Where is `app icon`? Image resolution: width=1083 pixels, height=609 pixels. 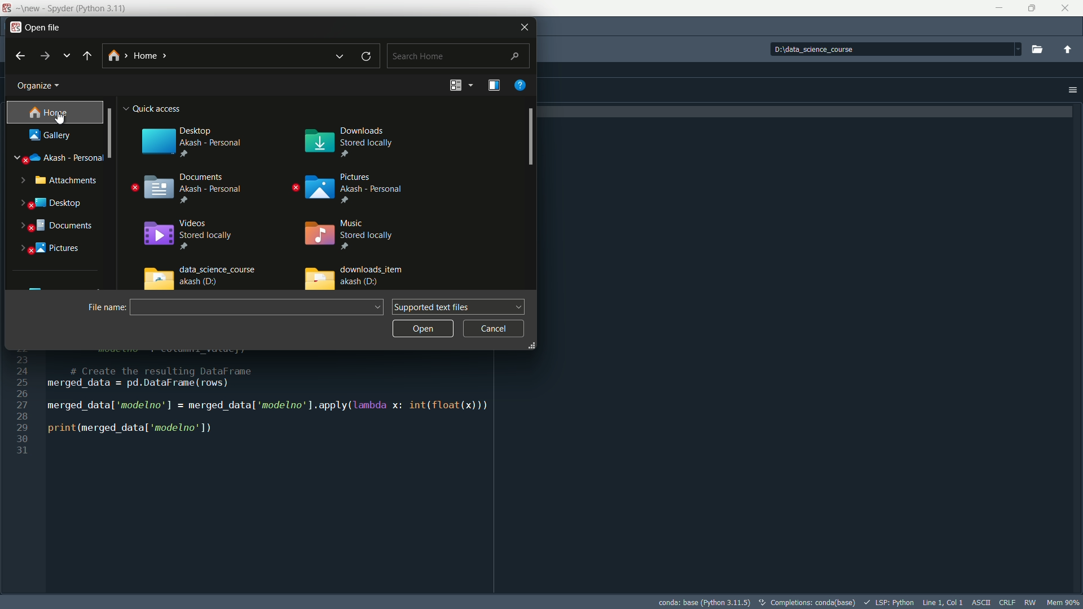 app icon is located at coordinates (6, 8).